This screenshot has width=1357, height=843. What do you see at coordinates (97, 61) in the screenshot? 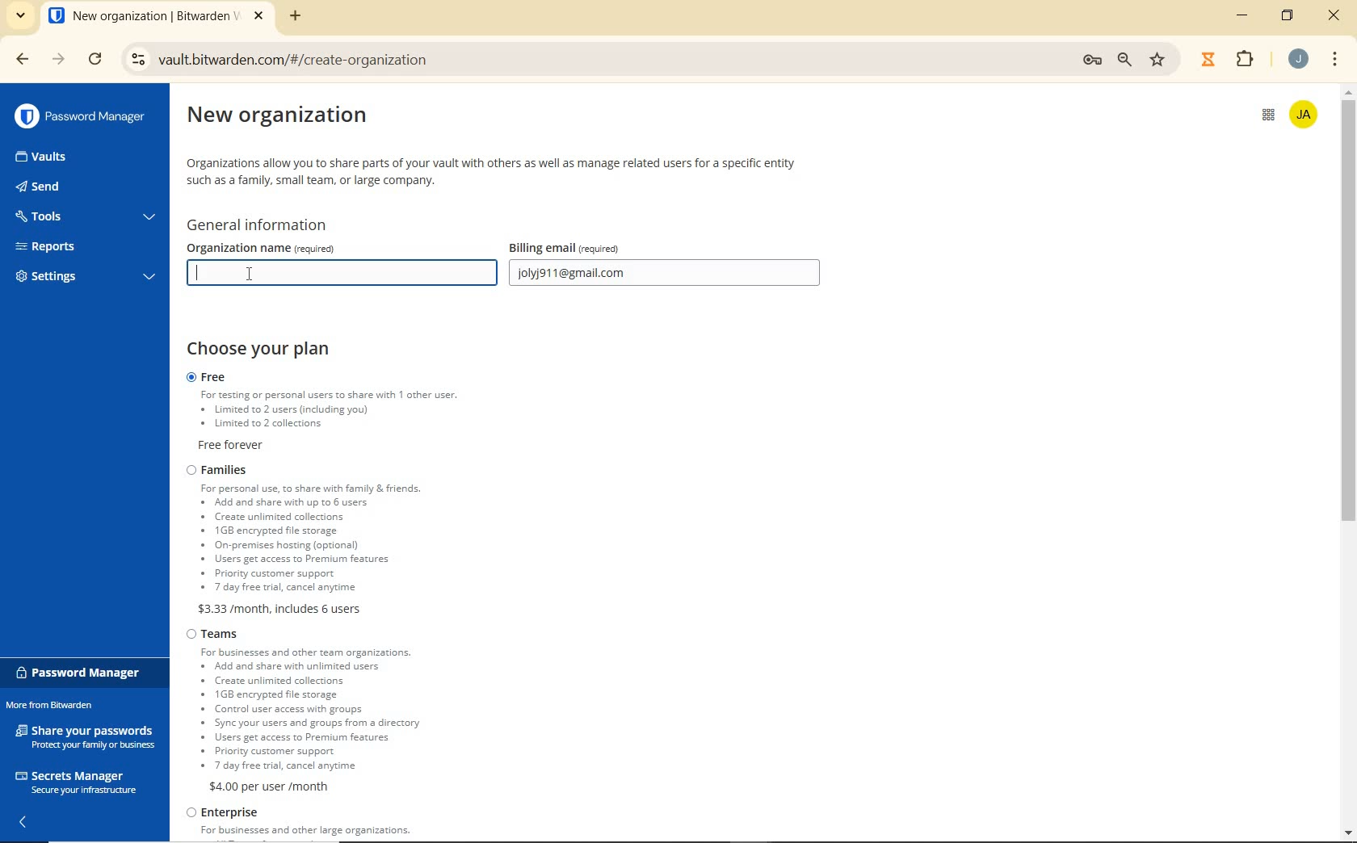
I see `reload` at bounding box center [97, 61].